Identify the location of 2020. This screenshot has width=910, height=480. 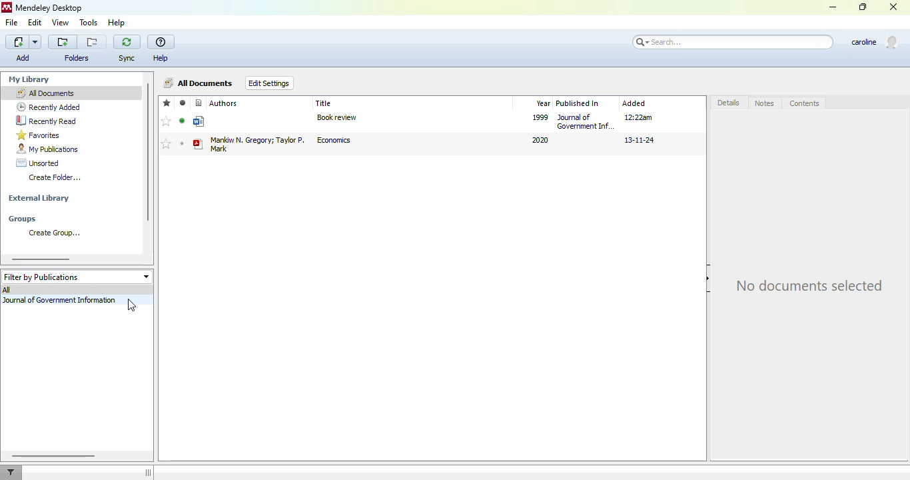
(539, 140).